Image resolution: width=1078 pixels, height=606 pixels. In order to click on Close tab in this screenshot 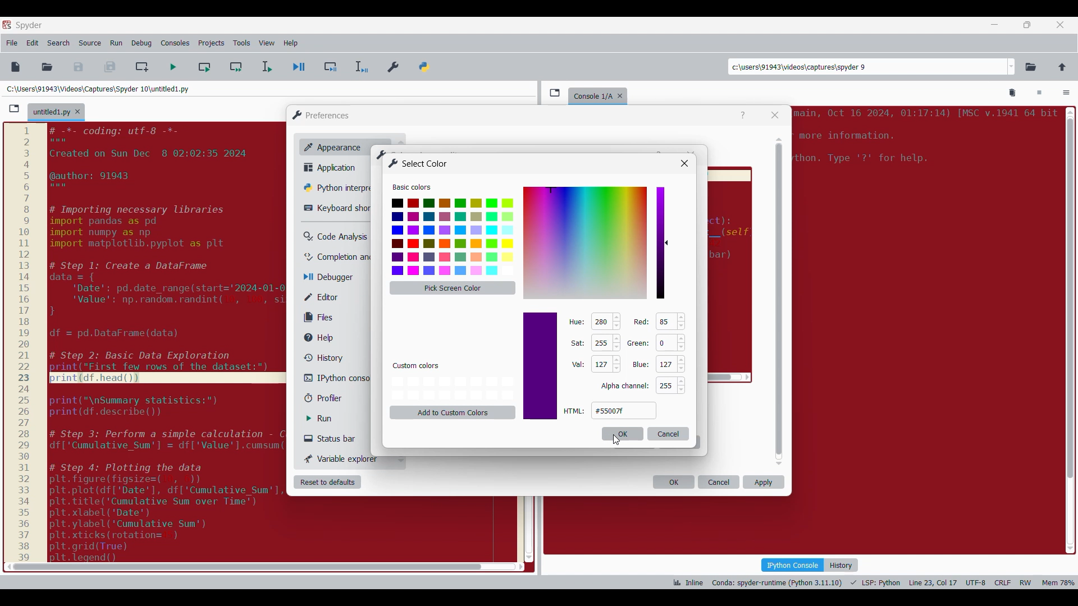, I will do `click(1060, 25)`.